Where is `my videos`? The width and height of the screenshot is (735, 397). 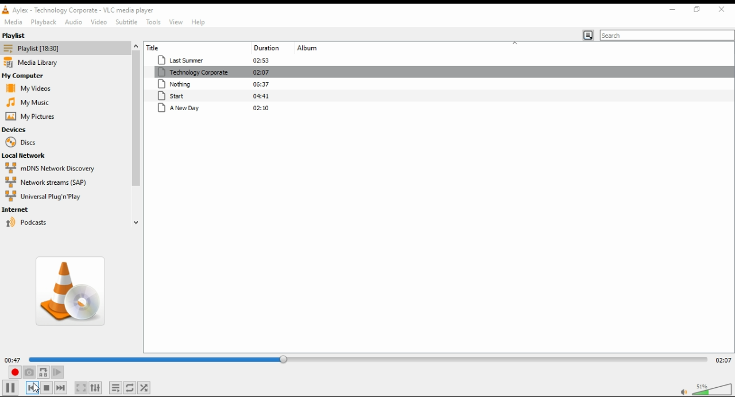 my videos is located at coordinates (32, 88).